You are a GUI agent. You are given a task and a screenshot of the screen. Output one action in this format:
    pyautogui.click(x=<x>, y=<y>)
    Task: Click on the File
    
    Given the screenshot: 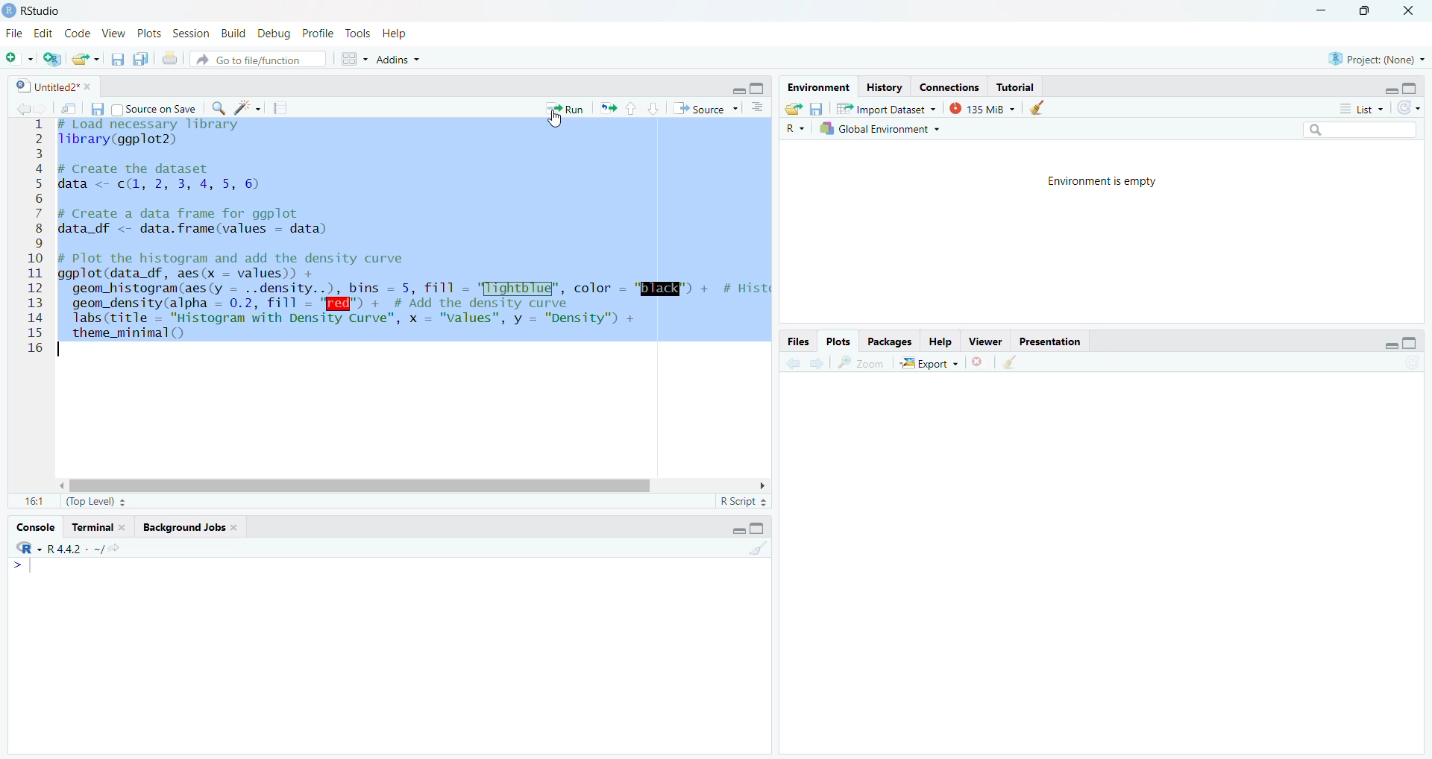 What is the action you would take?
    pyautogui.click(x=13, y=31)
    